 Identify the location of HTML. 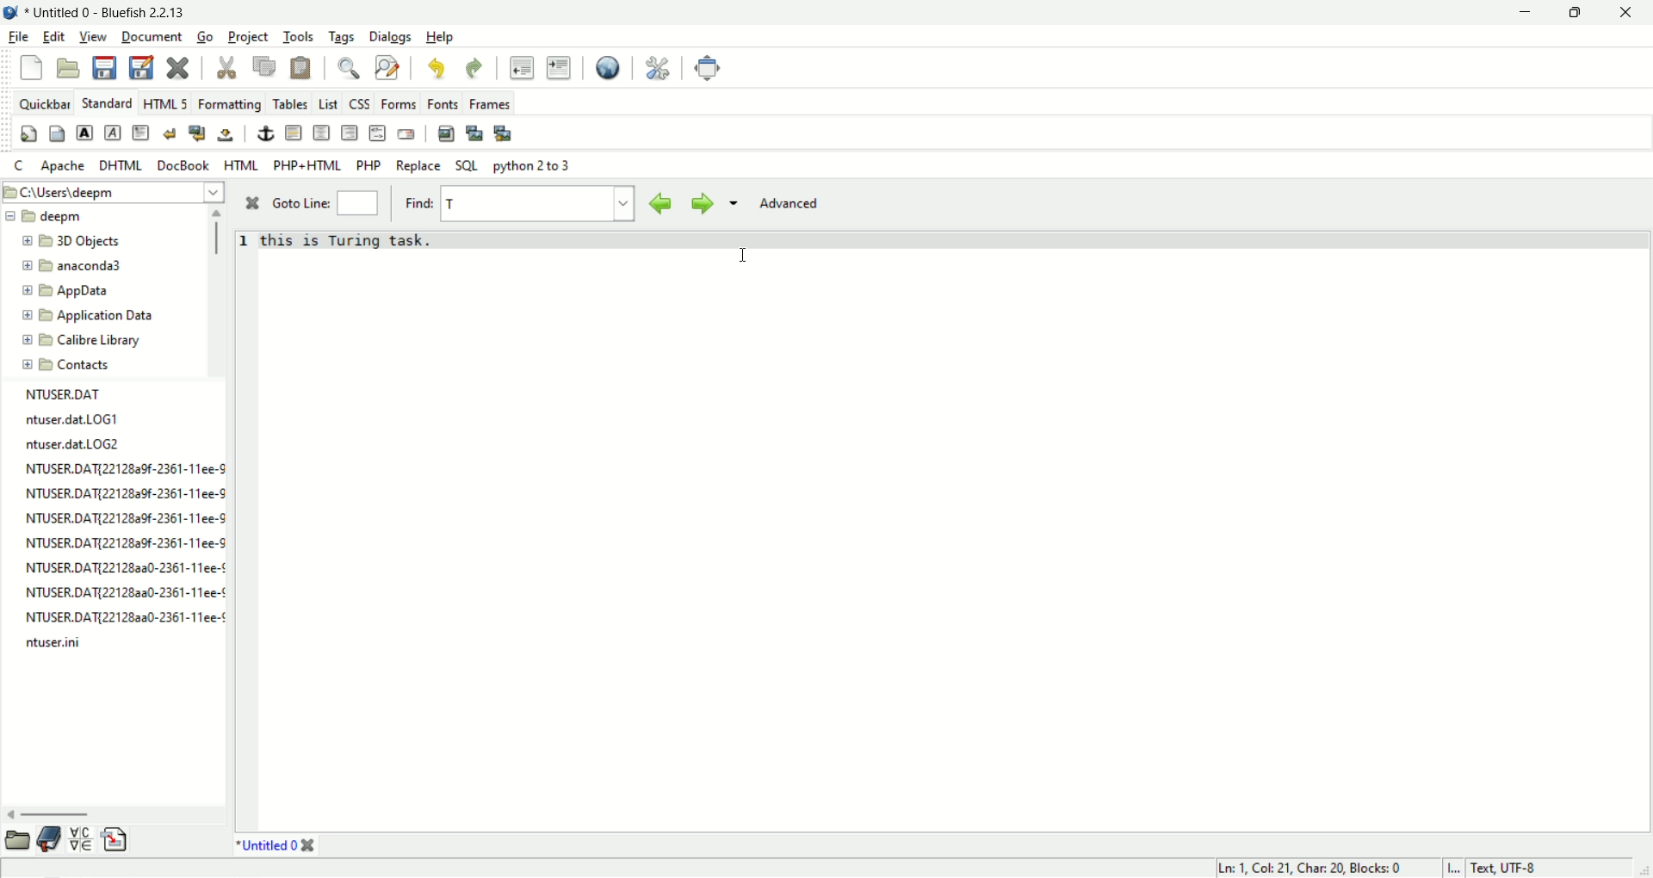
(243, 164).